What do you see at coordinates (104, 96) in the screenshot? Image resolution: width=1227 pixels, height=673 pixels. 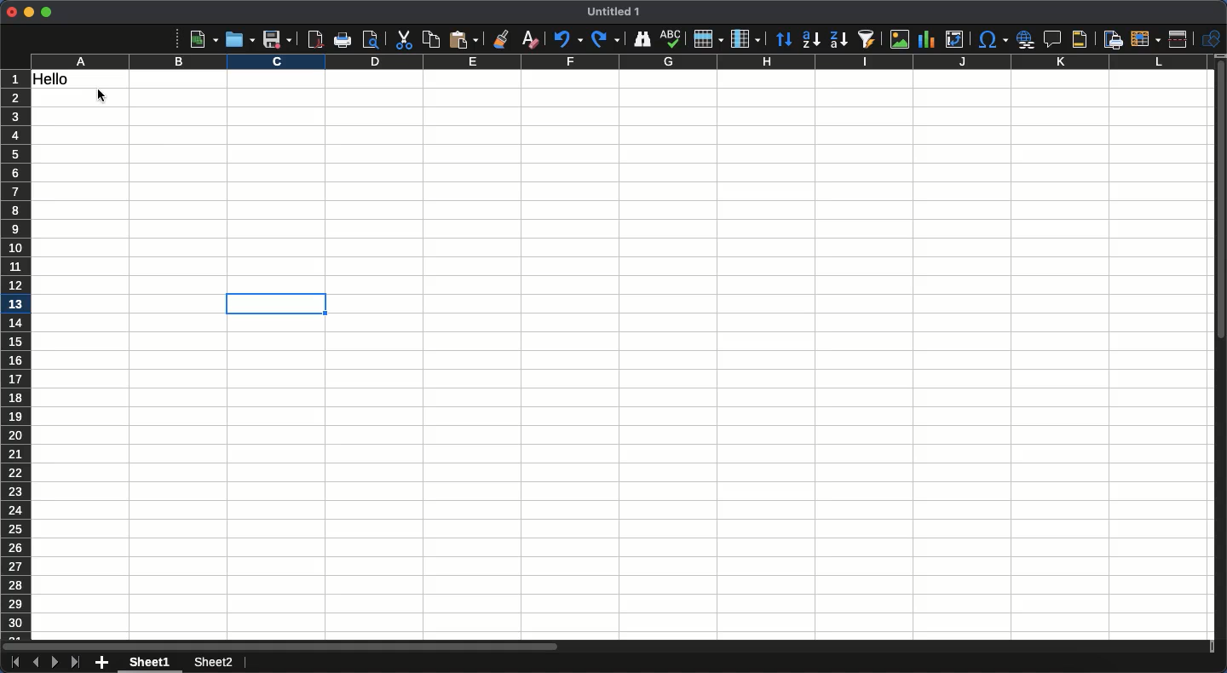 I see `cursor` at bounding box center [104, 96].